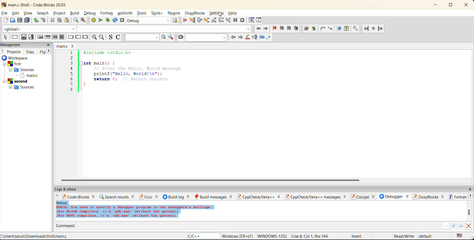 The image size is (474, 240). What do you see at coordinates (36, 21) in the screenshot?
I see `undo` at bounding box center [36, 21].